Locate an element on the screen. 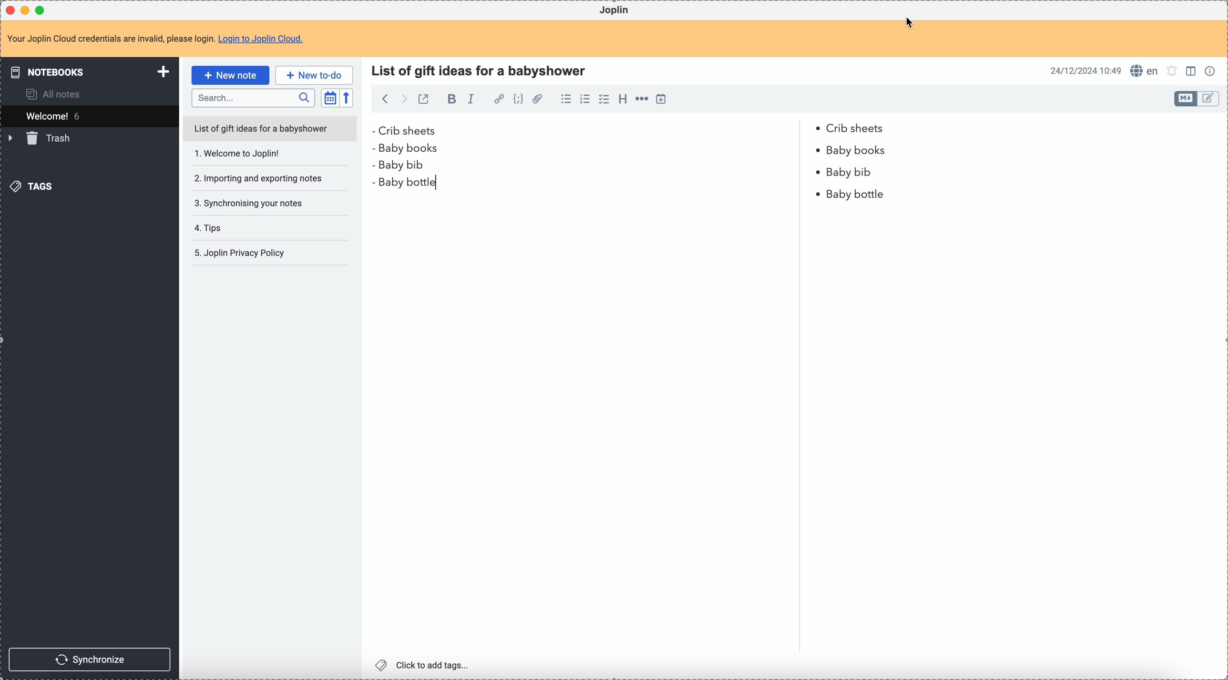 The height and width of the screenshot is (680, 1228). hyperlink is located at coordinates (499, 100).